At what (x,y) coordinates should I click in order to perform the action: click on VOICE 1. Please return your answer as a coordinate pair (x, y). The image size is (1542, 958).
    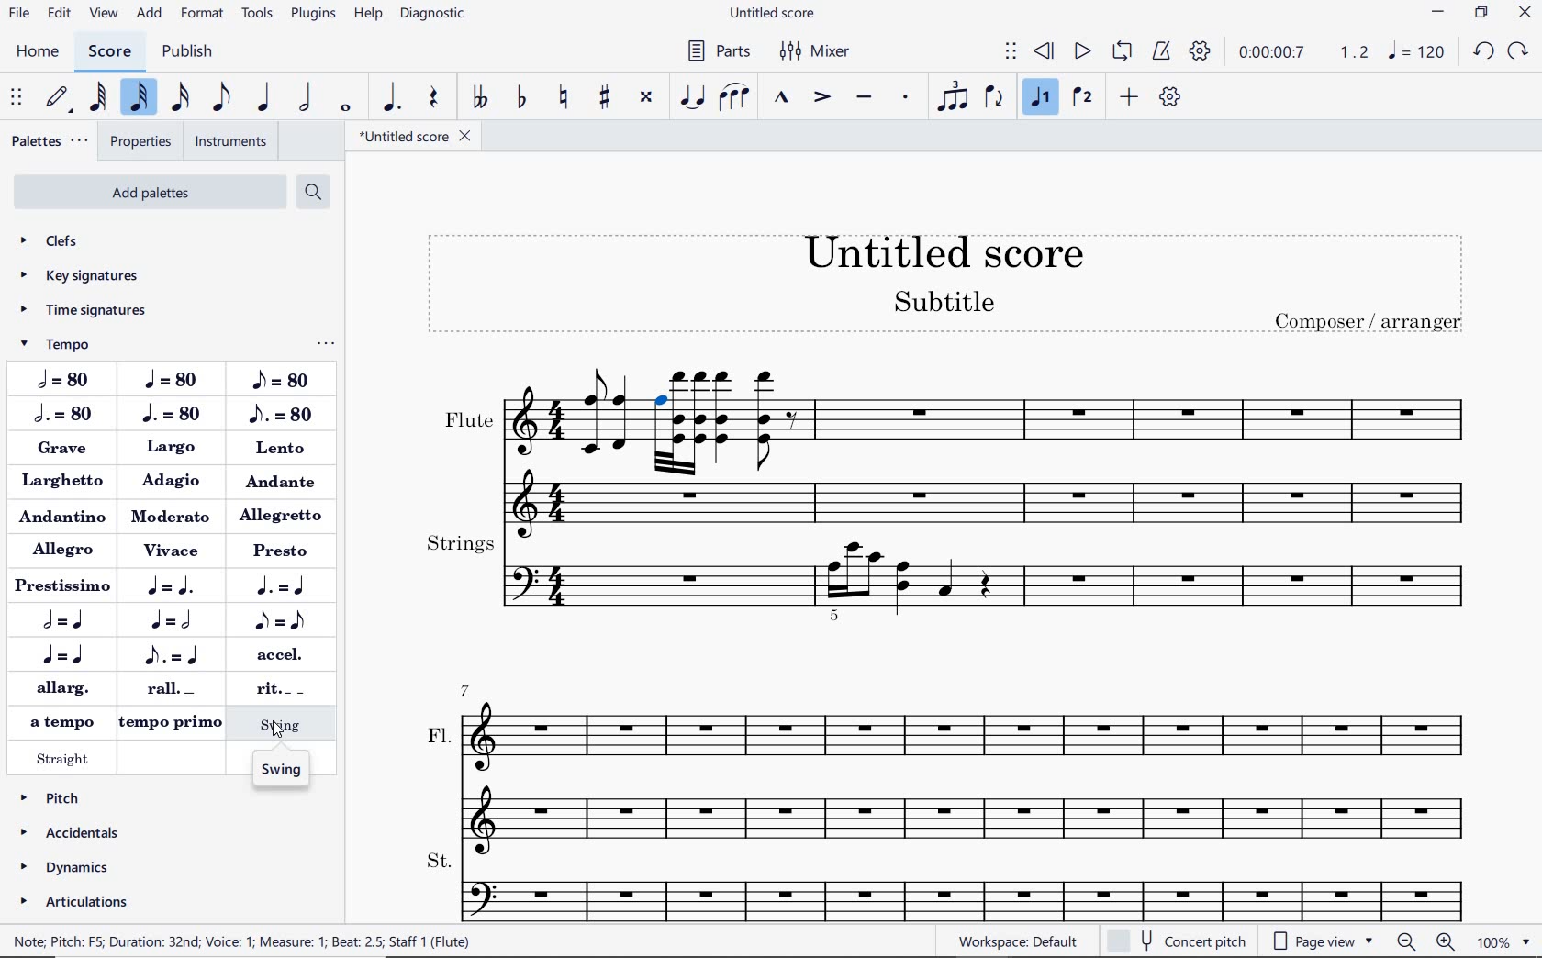
    Looking at the image, I should click on (1039, 98).